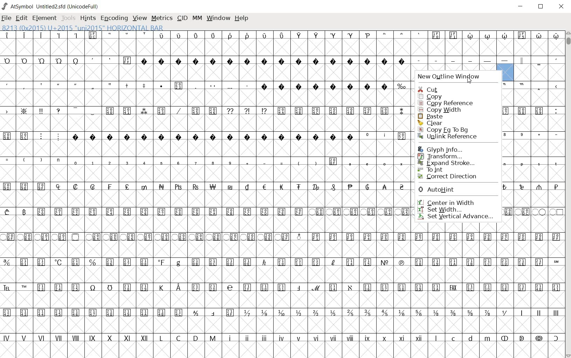  I want to click on EDIT, so click(21, 18).